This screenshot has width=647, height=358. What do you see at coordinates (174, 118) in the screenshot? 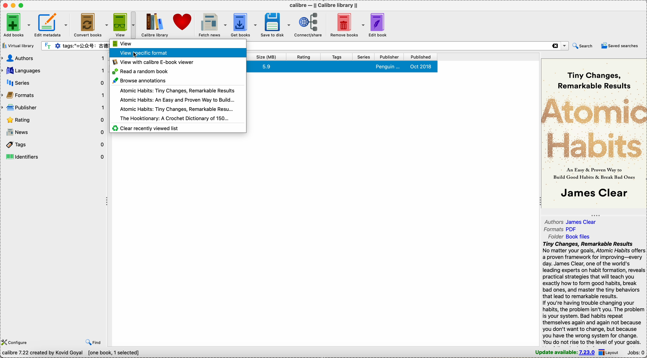
I see `the hooktionary book` at bounding box center [174, 118].